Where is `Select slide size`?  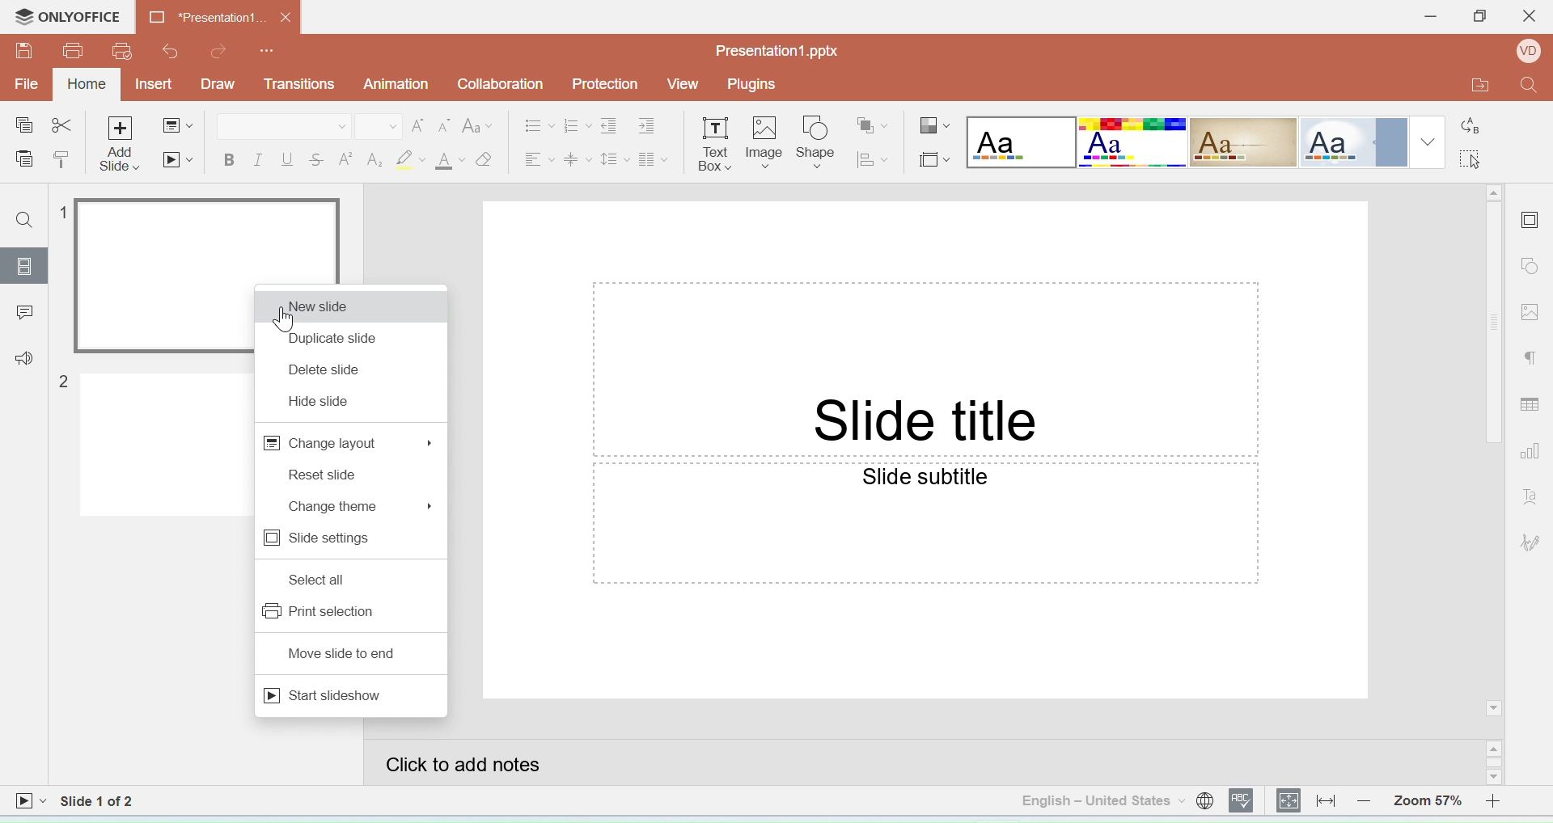
Select slide size is located at coordinates (933, 157).